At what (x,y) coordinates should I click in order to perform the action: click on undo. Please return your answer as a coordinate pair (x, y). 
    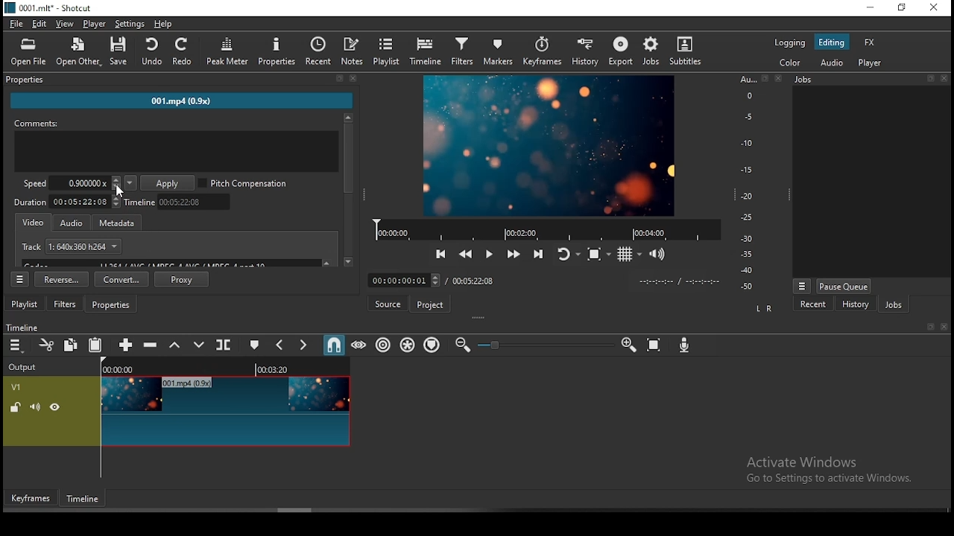
    Looking at the image, I should click on (153, 52).